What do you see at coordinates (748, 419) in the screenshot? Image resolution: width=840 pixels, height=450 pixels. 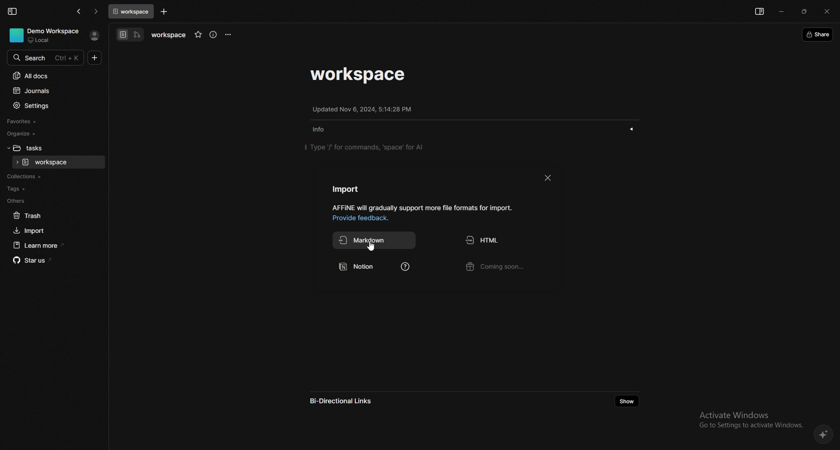 I see `Activate Windows
Go to Settings to activate Windows.` at bounding box center [748, 419].